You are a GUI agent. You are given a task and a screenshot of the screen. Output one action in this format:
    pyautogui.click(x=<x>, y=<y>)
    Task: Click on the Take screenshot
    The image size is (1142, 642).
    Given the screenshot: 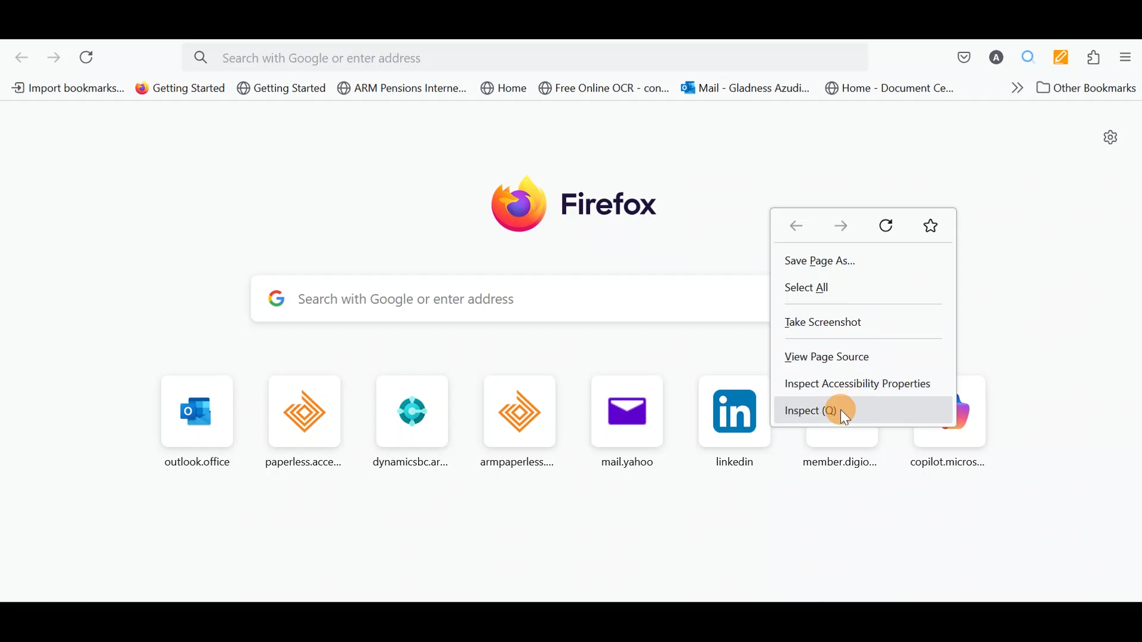 What is the action you would take?
    pyautogui.click(x=837, y=322)
    